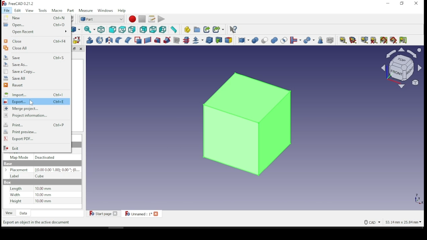 This screenshot has width=427, height=240. I want to click on close all, so click(35, 48).